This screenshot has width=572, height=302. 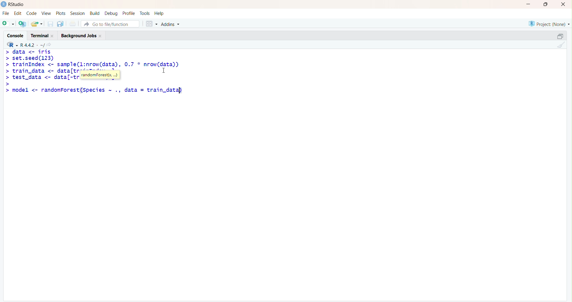 What do you see at coordinates (11, 44) in the screenshot?
I see `RStudio logo` at bounding box center [11, 44].